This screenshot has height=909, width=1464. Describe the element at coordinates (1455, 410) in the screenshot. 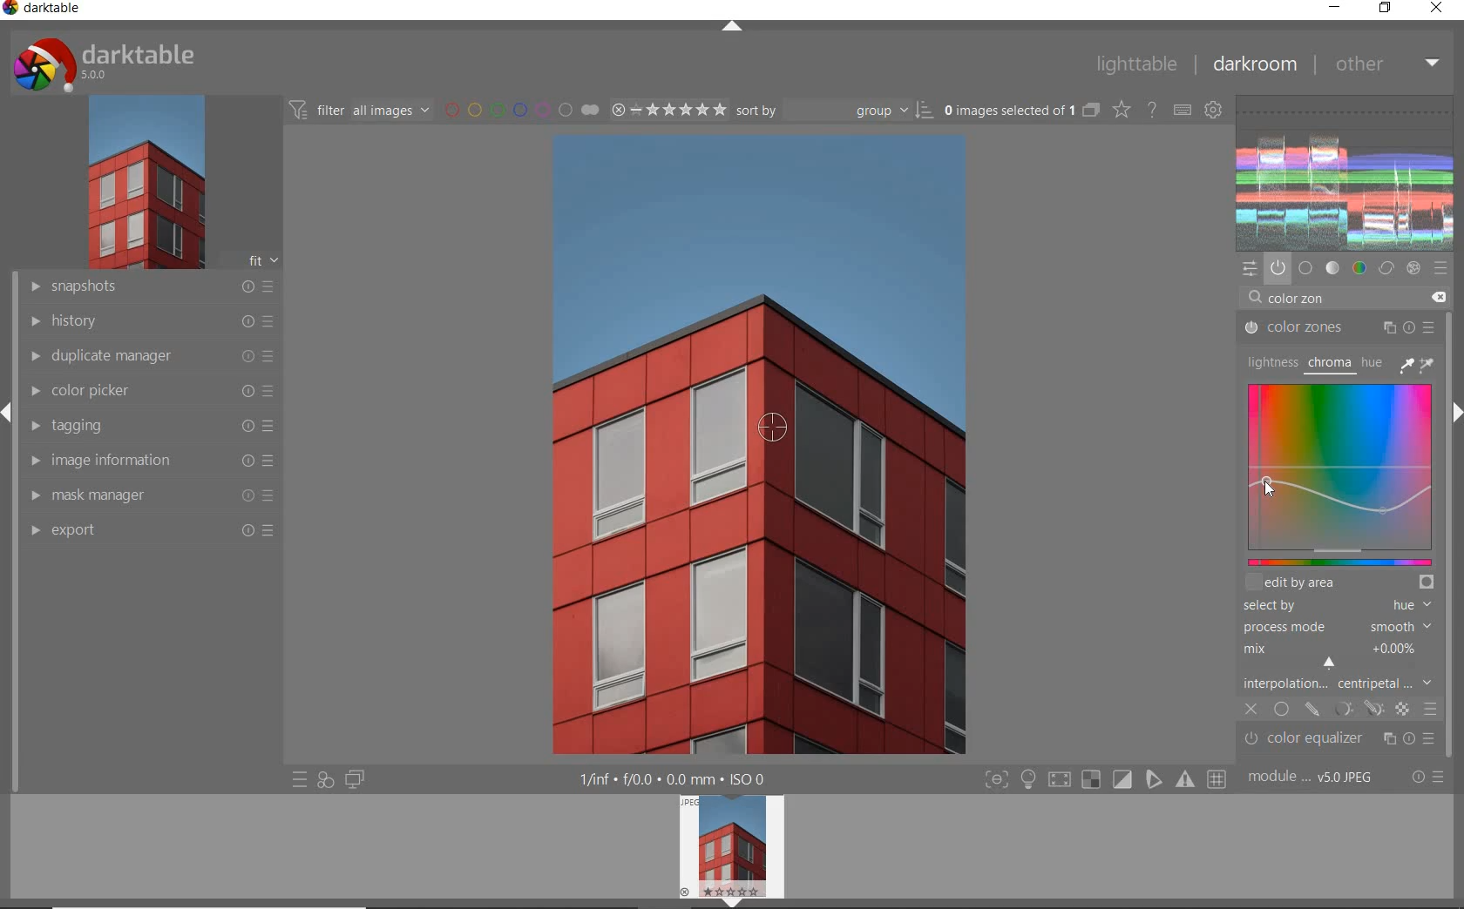

I see `expand/collapse` at that location.